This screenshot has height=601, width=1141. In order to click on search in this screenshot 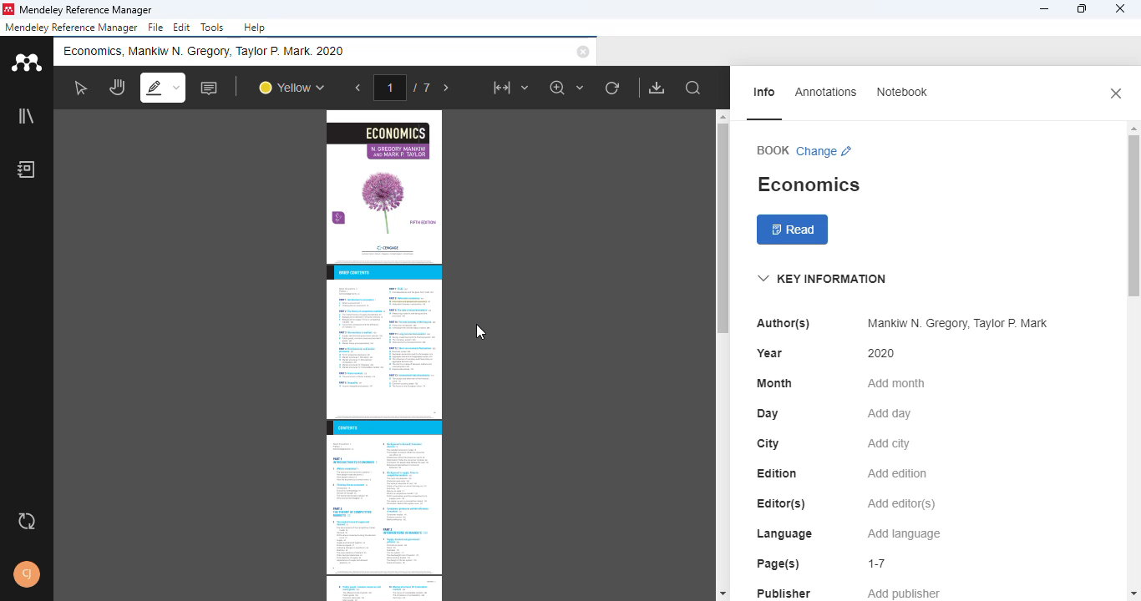, I will do `click(694, 88)`.